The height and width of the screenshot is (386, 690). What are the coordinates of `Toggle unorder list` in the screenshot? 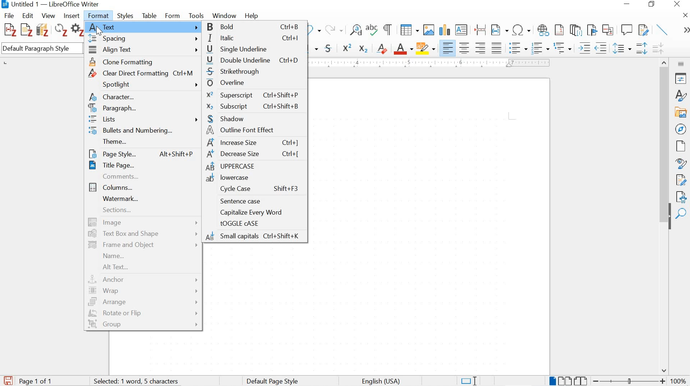 It's located at (517, 47).